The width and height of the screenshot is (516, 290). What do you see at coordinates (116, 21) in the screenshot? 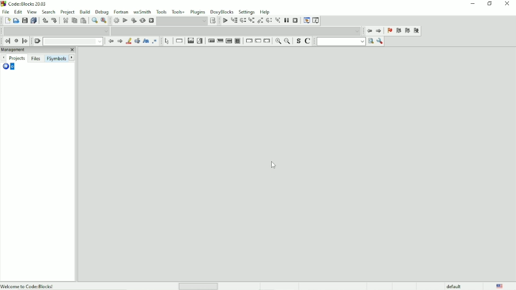
I see `Build` at bounding box center [116, 21].